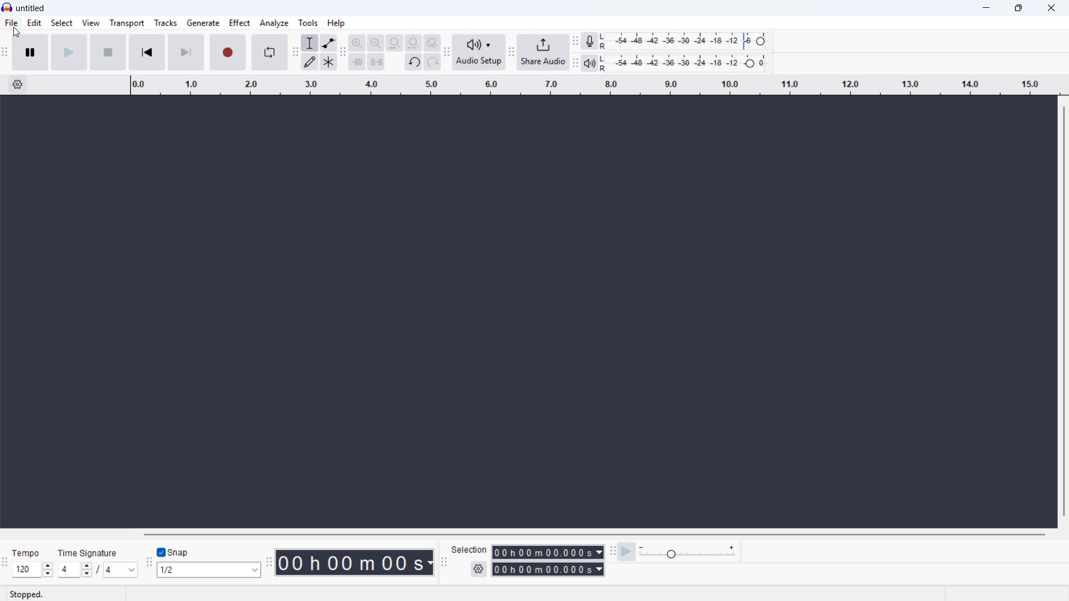 Image resolution: width=1069 pixels, height=601 pixels. Describe the element at coordinates (433, 62) in the screenshot. I see `Redo` at that location.